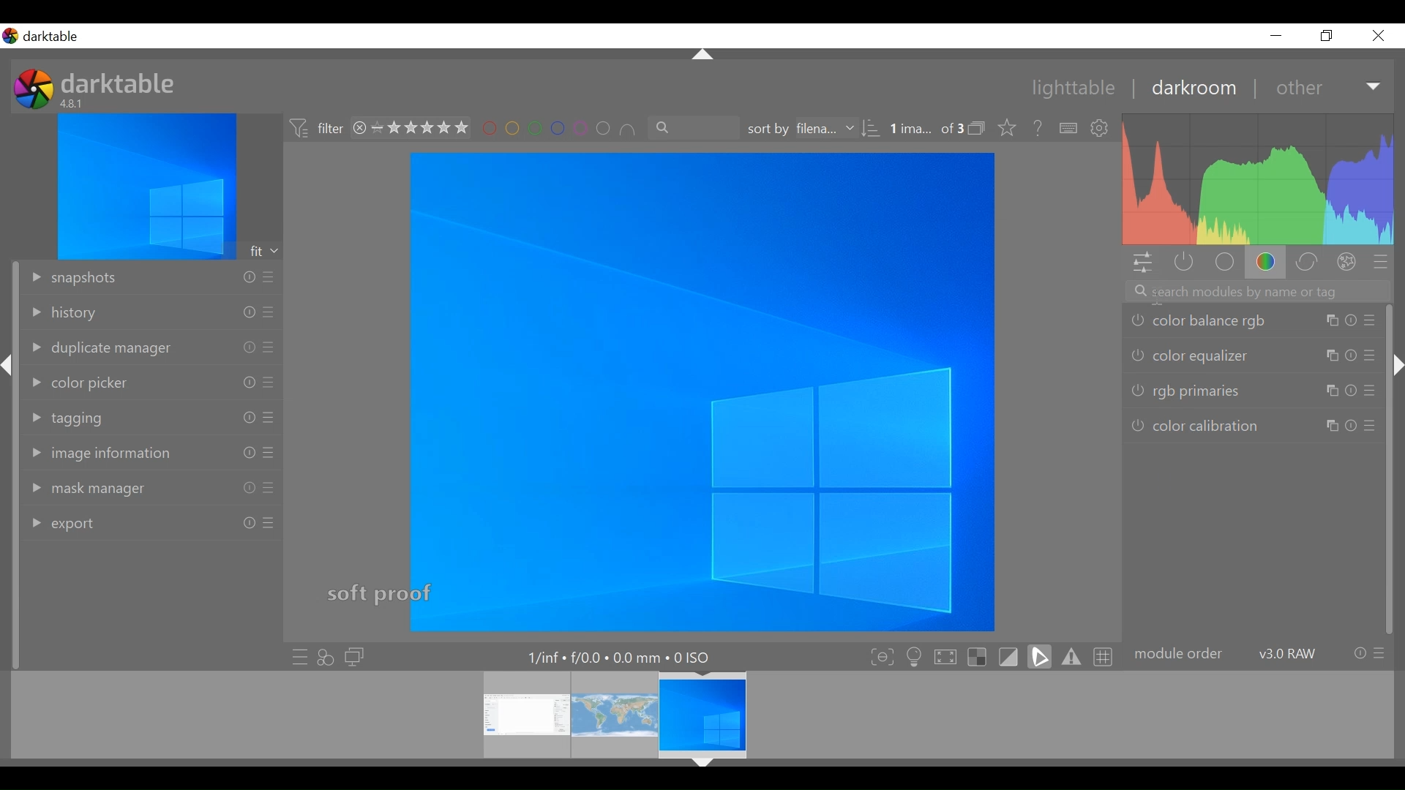 This screenshot has width=1405, height=790. Describe the element at coordinates (34, 89) in the screenshot. I see `logo` at that location.